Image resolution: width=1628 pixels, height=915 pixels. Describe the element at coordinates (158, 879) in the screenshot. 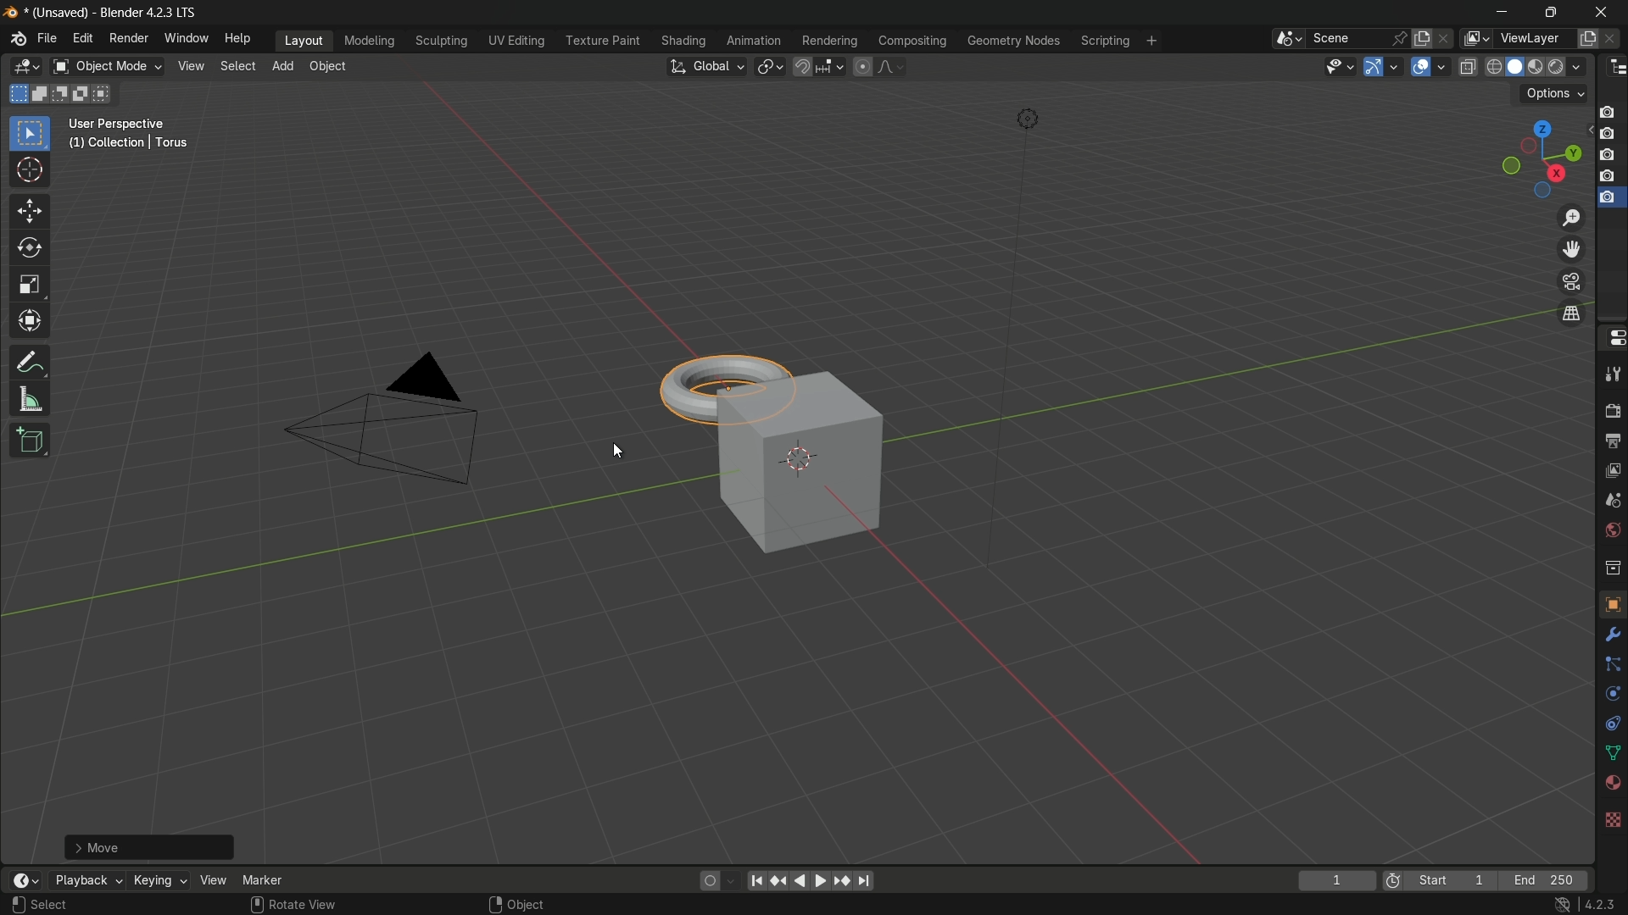

I see `keying` at that location.